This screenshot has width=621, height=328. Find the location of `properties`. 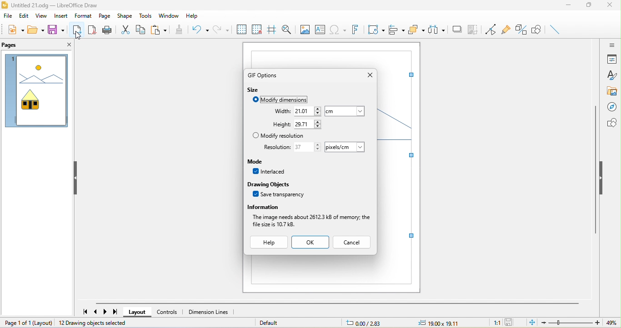

properties is located at coordinates (611, 59).